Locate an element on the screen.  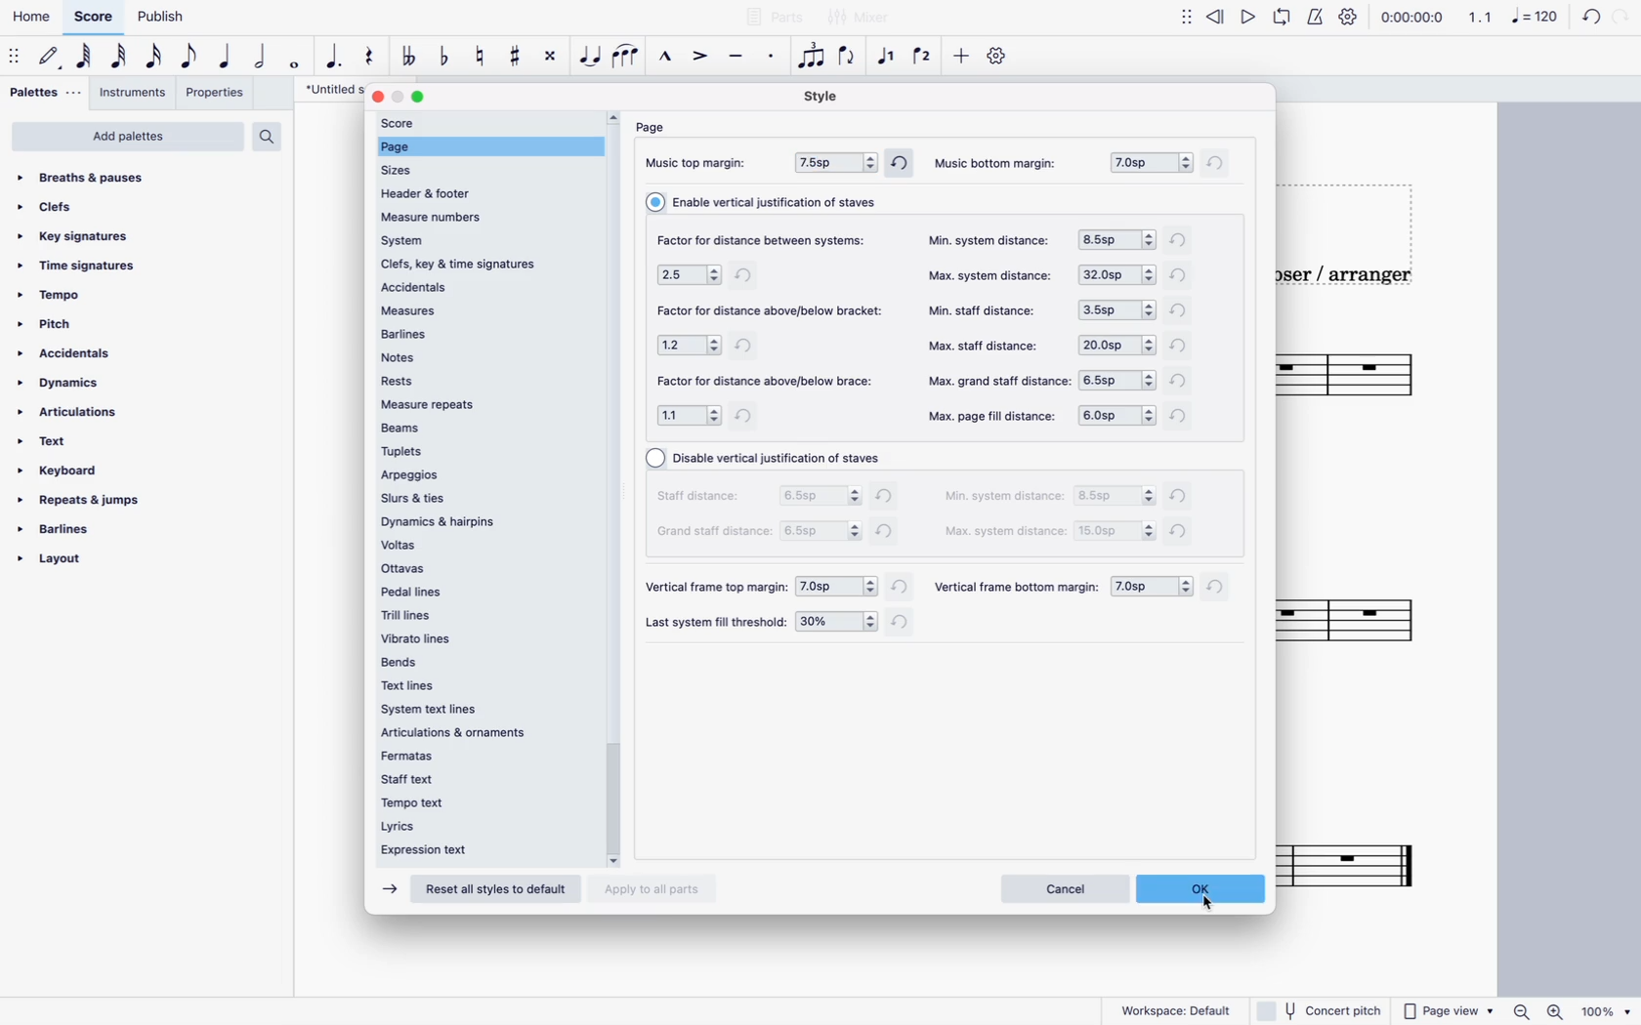
time signatures is located at coordinates (77, 263).